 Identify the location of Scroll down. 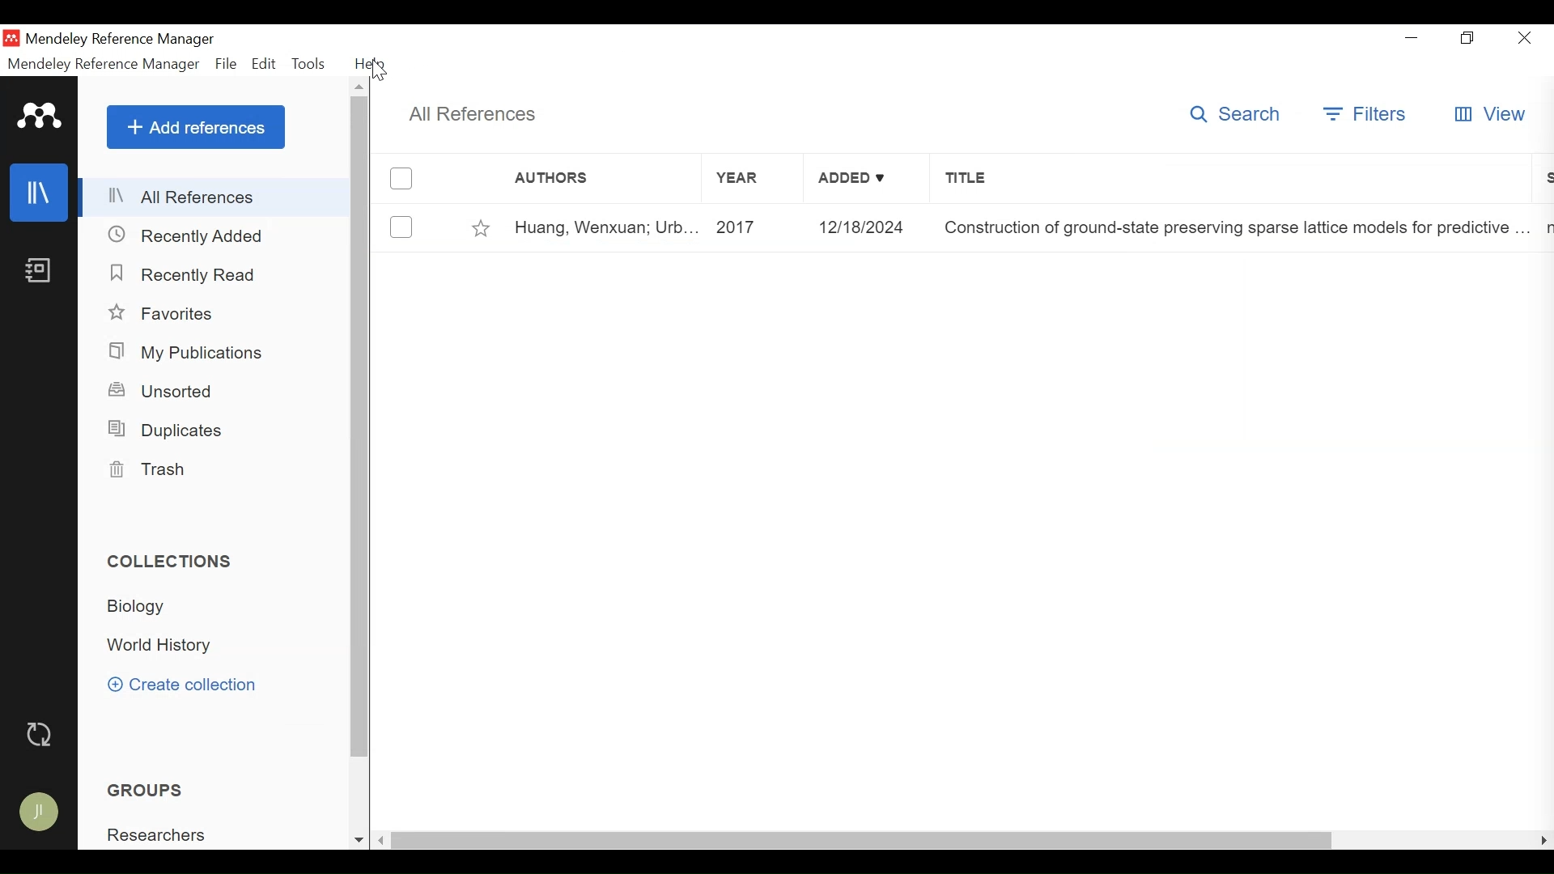
(355, 840).